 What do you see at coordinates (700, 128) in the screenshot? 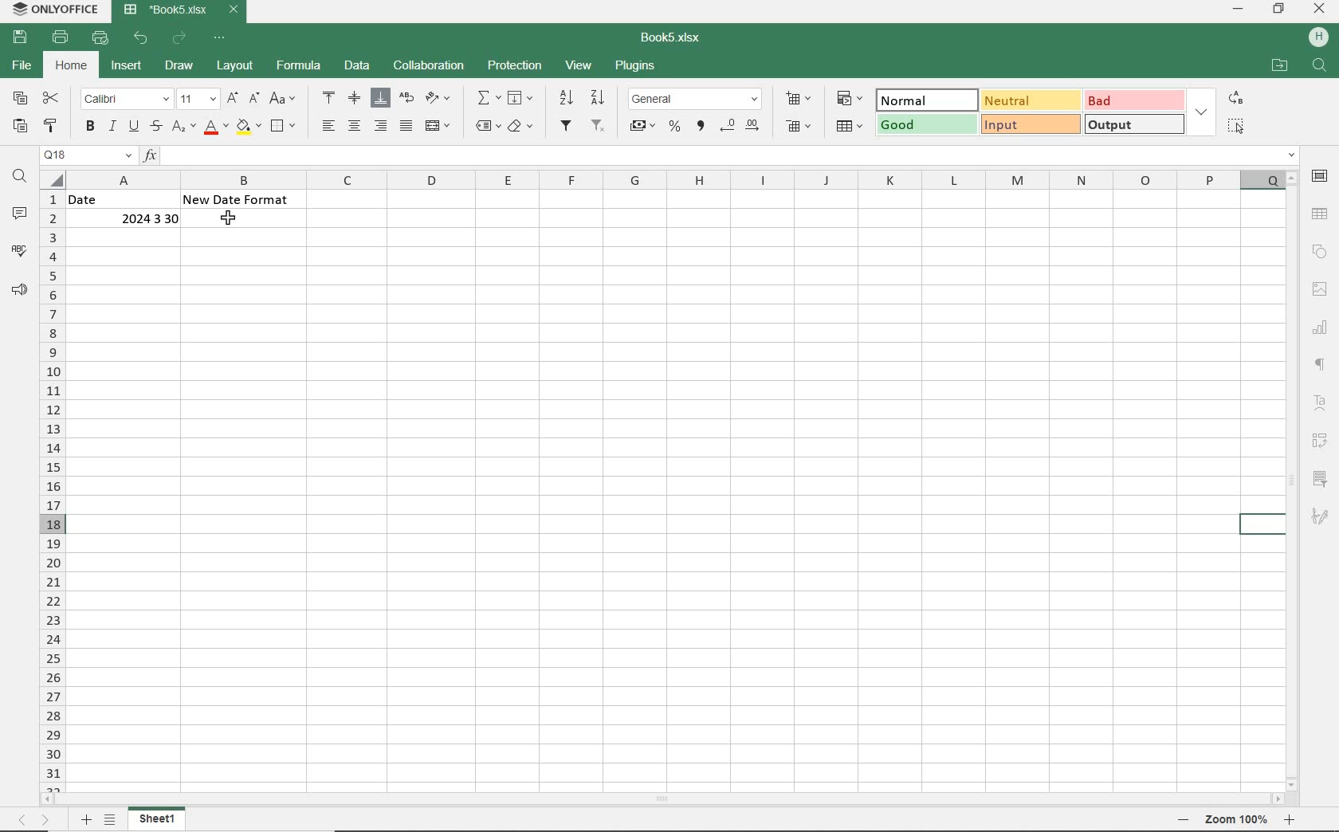
I see `COMMA STYLE` at bounding box center [700, 128].